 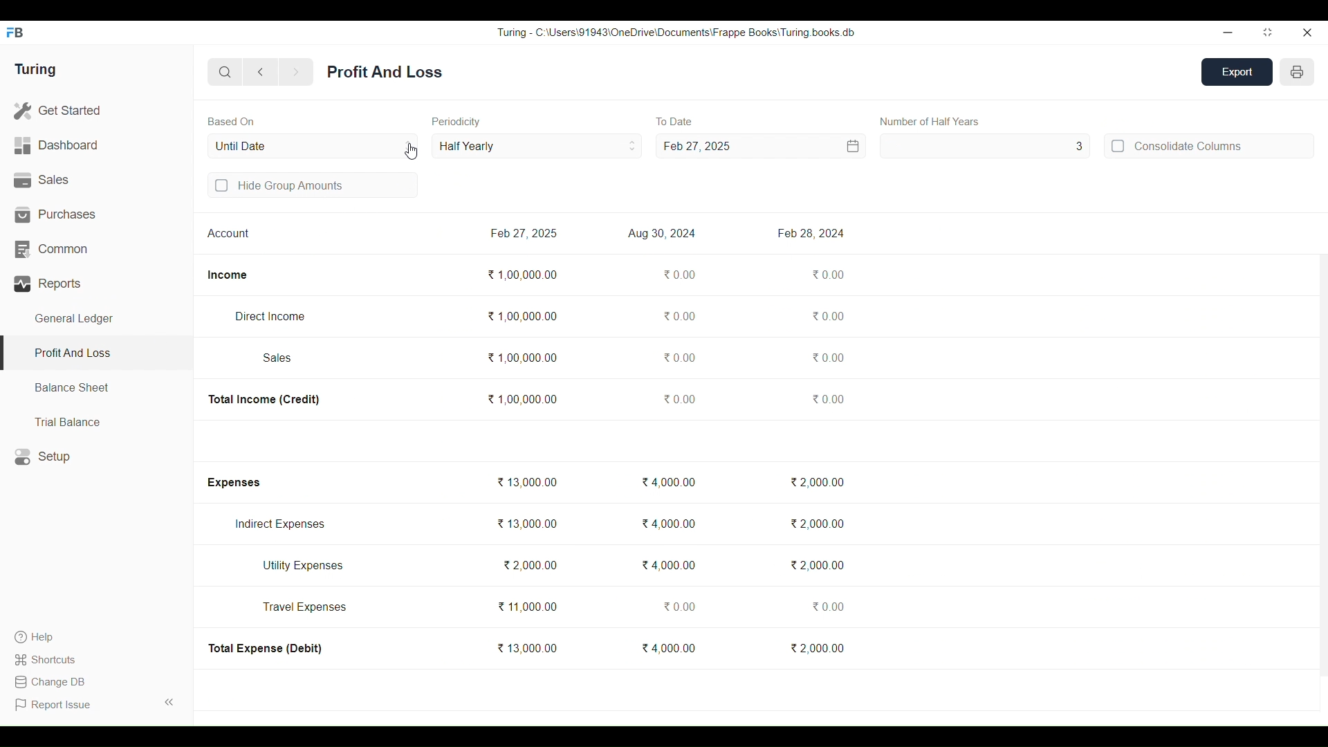 What do you see at coordinates (15, 33) in the screenshot?
I see `Frappe Books logo` at bounding box center [15, 33].